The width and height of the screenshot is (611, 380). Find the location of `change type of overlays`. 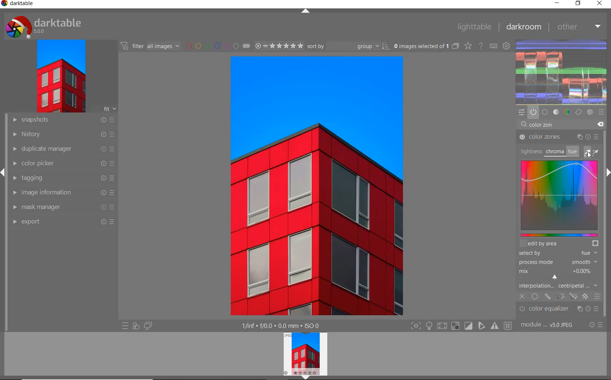

change type of overlays is located at coordinates (469, 46).